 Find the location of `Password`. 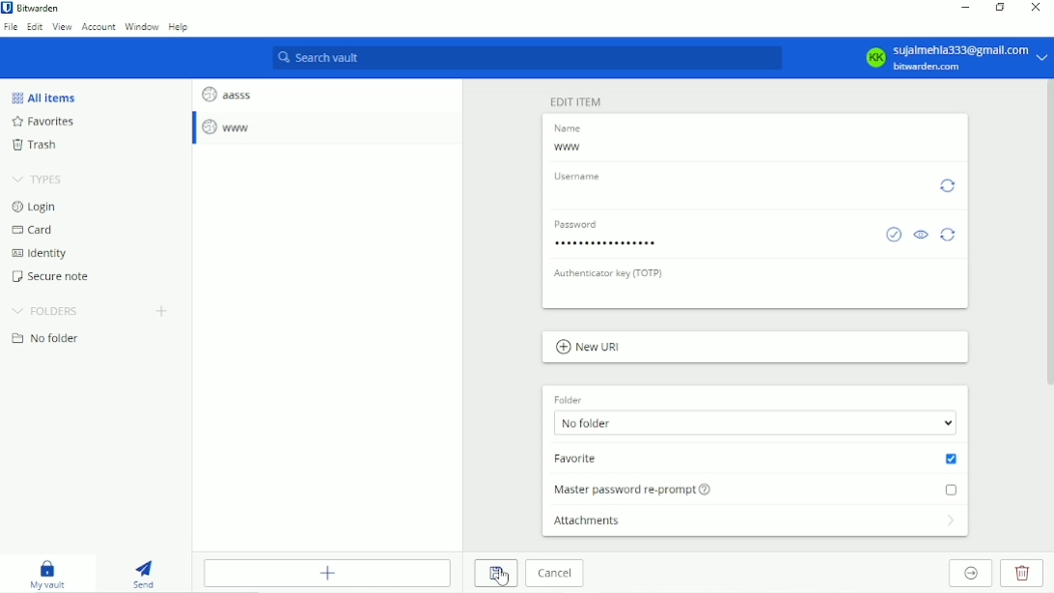

Password is located at coordinates (581, 225).